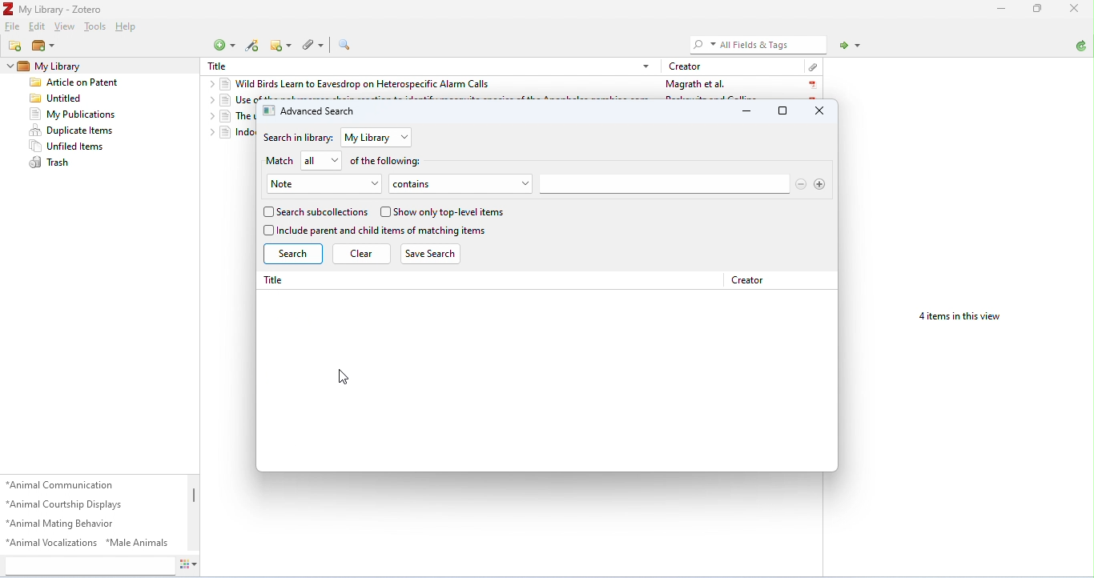 The height and width of the screenshot is (578, 1094). What do you see at coordinates (10, 66) in the screenshot?
I see `drop-down` at bounding box center [10, 66].